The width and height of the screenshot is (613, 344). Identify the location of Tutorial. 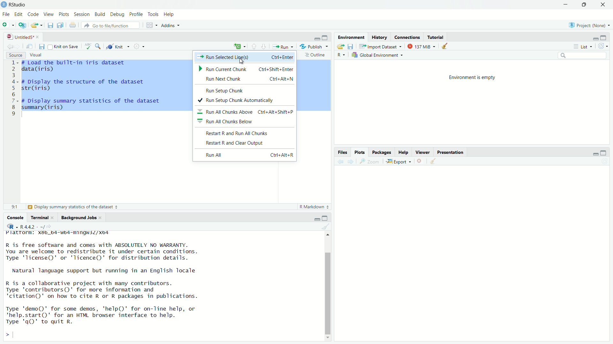
(436, 36).